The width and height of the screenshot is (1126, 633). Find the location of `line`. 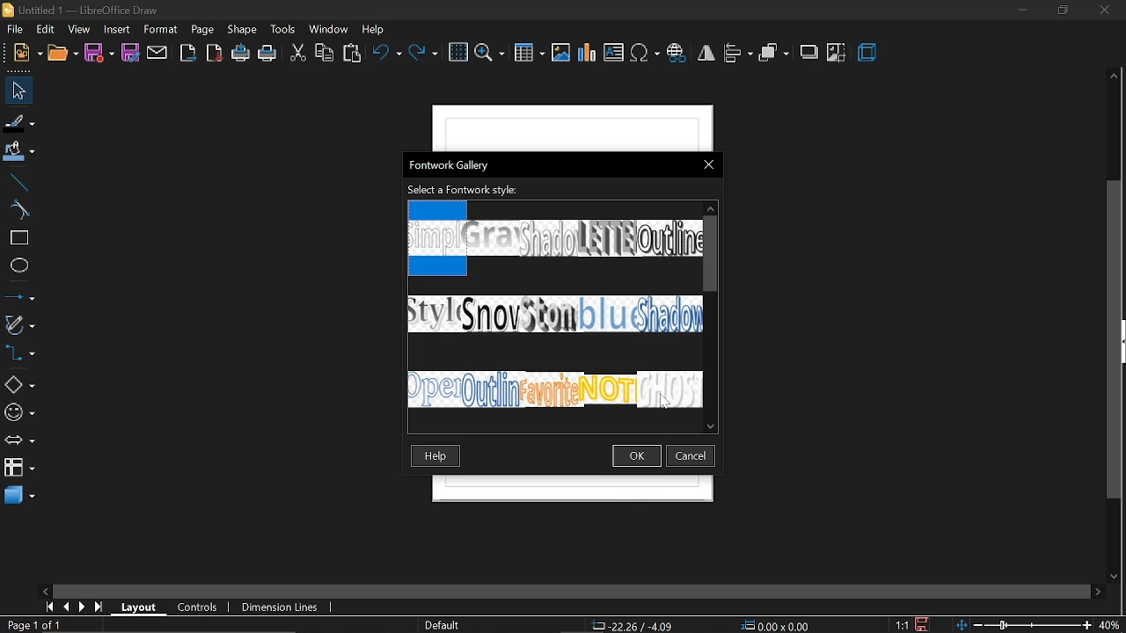

line is located at coordinates (16, 181).